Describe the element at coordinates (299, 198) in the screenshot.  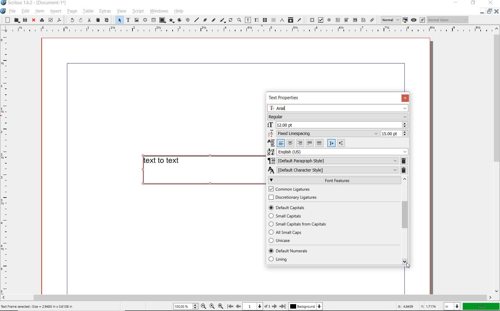
I see `DISCRETIONARY LIGATURES` at that location.